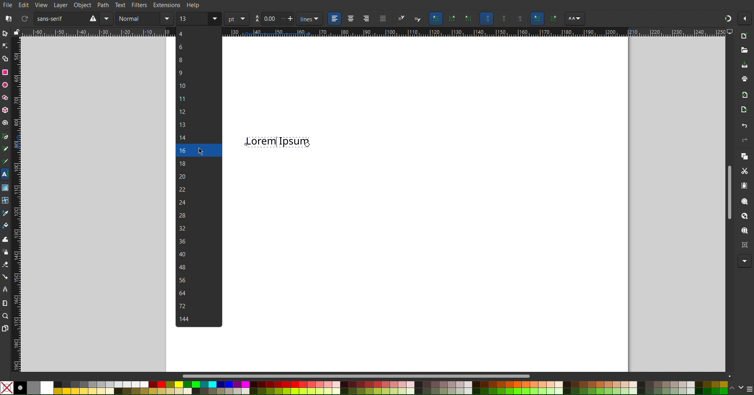 This screenshot has height=395, width=754. Describe the element at coordinates (5, 187) in the screenshot. I see `Gradient Tool` at that location.